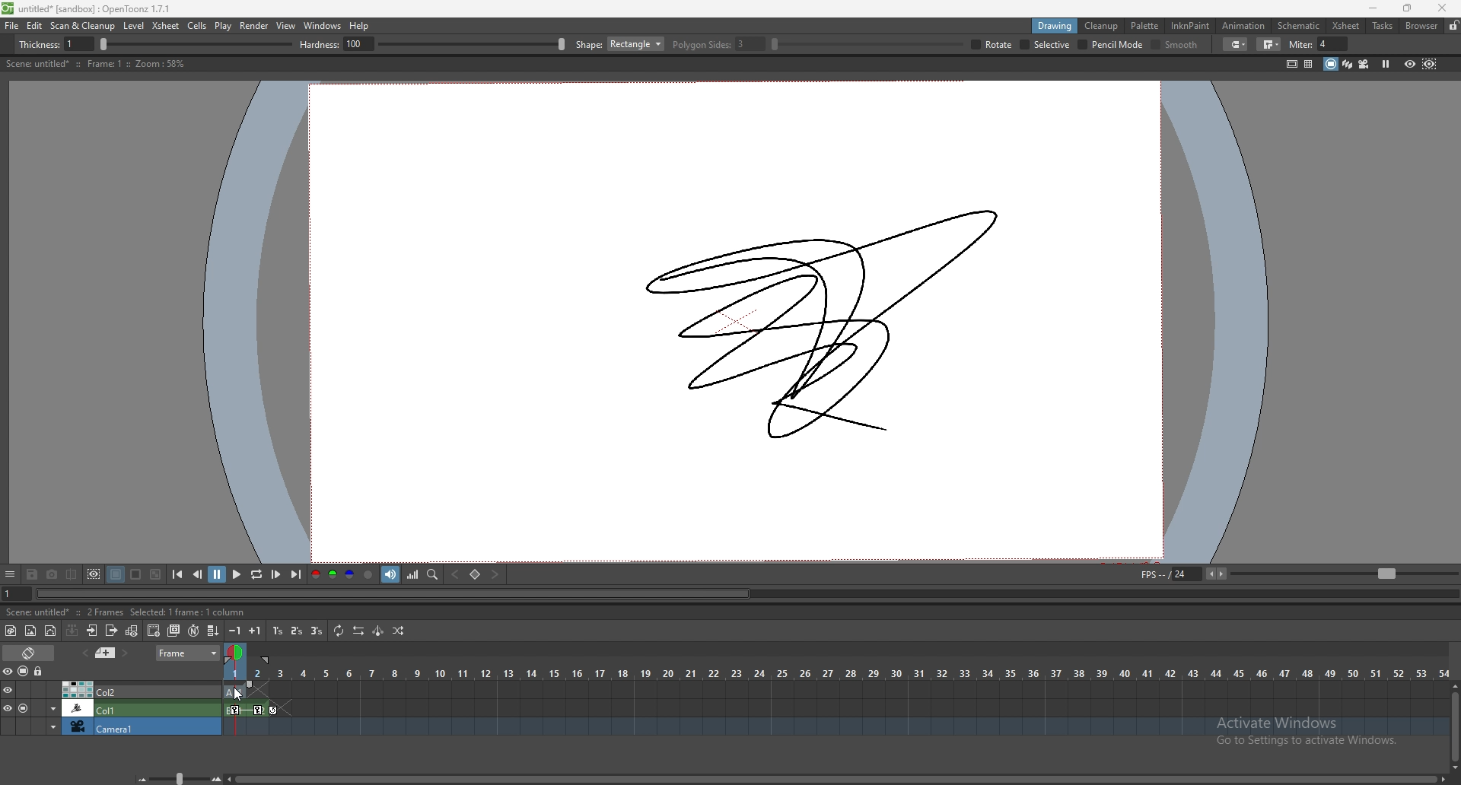 The image size is (1461, 785). What do you see at coordinates (279, 631) in the screenshot?
I see `reframe on 1s` at bounding box center [279, 631].